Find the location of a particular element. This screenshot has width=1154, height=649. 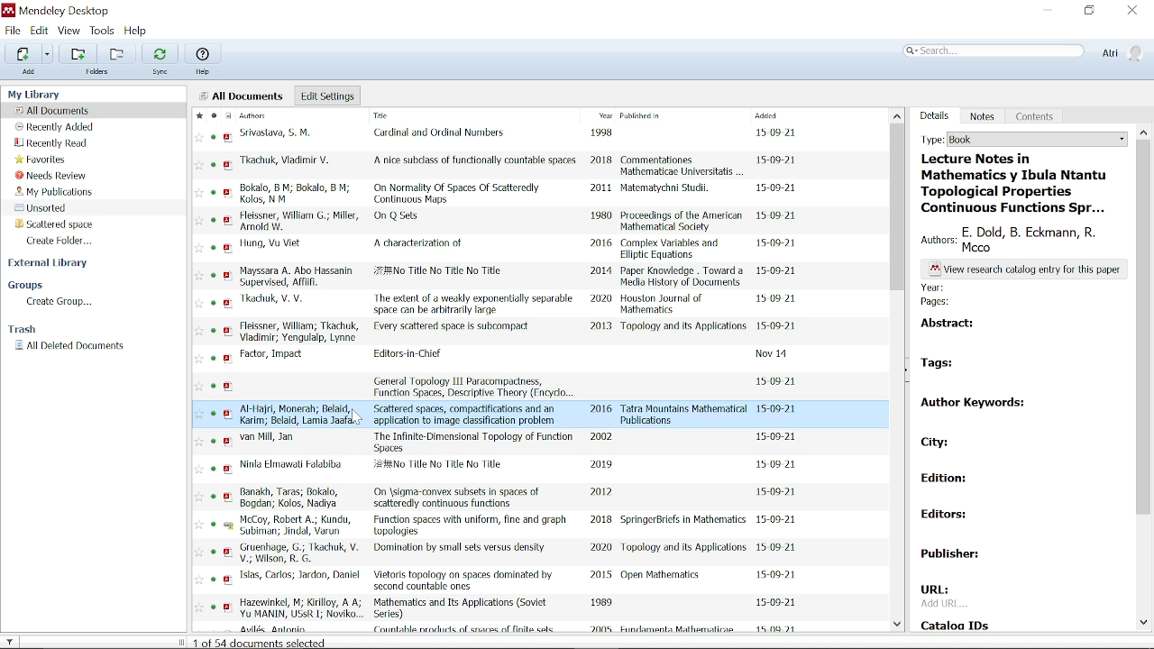

authors is located at coordinates (301, 553).